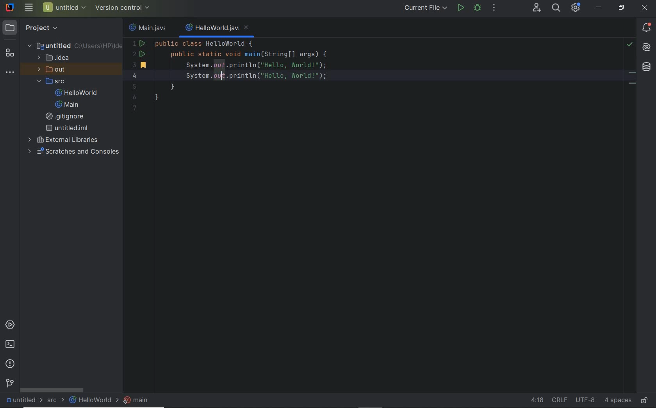 This screenshot has width=656, height=408. Describe the element at coordinates (647, 67) in the screenshot. I see `Database` at that location.